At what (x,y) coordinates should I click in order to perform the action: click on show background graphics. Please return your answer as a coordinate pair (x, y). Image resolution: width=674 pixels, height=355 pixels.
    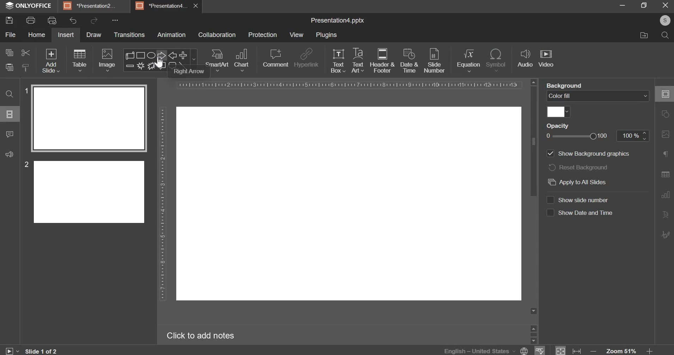
    Looking at the image, I should click on (550, 153).